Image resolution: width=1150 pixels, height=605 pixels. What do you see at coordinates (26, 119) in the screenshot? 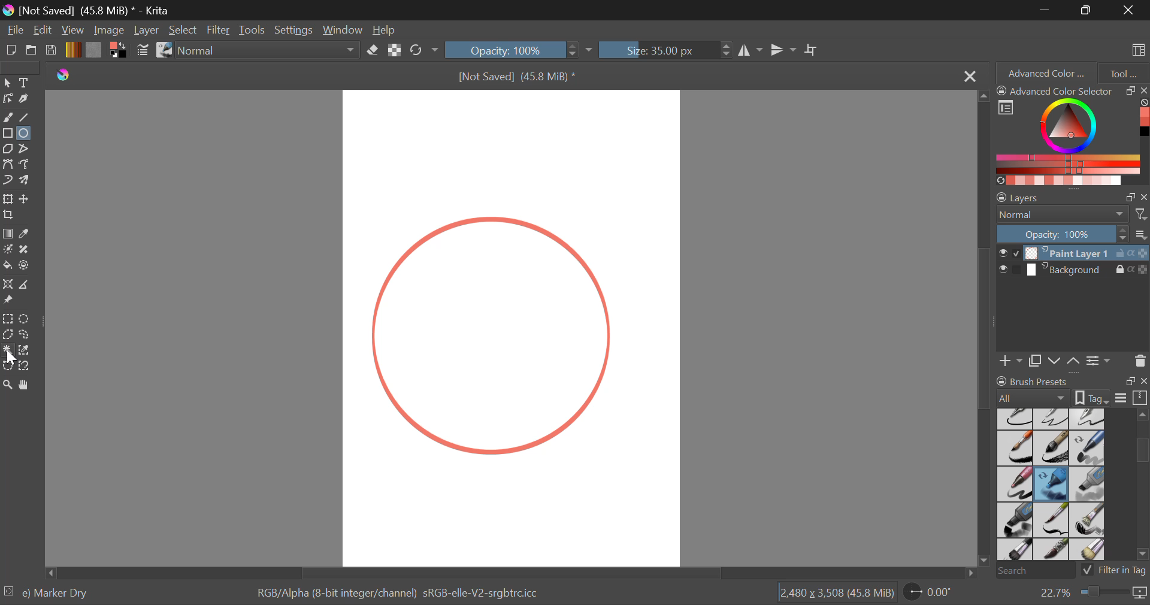
I see `Line` at bounding box center [26, 119].